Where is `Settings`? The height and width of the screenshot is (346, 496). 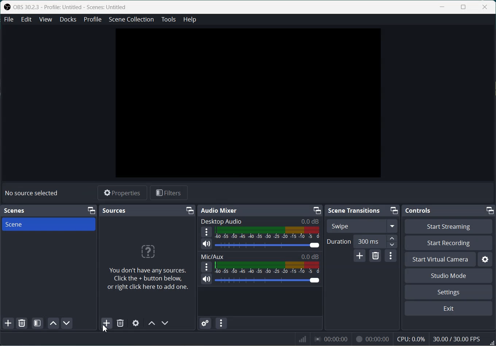 Settings is located at coordinates (448, 292).